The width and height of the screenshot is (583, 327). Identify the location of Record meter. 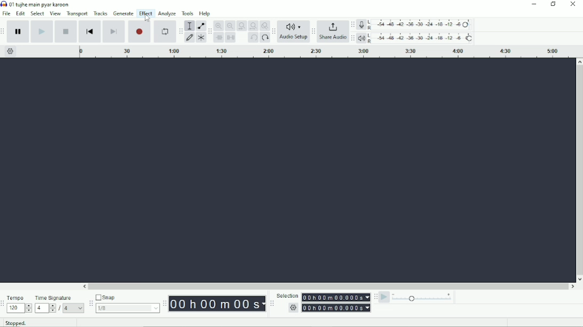
(416, 24).